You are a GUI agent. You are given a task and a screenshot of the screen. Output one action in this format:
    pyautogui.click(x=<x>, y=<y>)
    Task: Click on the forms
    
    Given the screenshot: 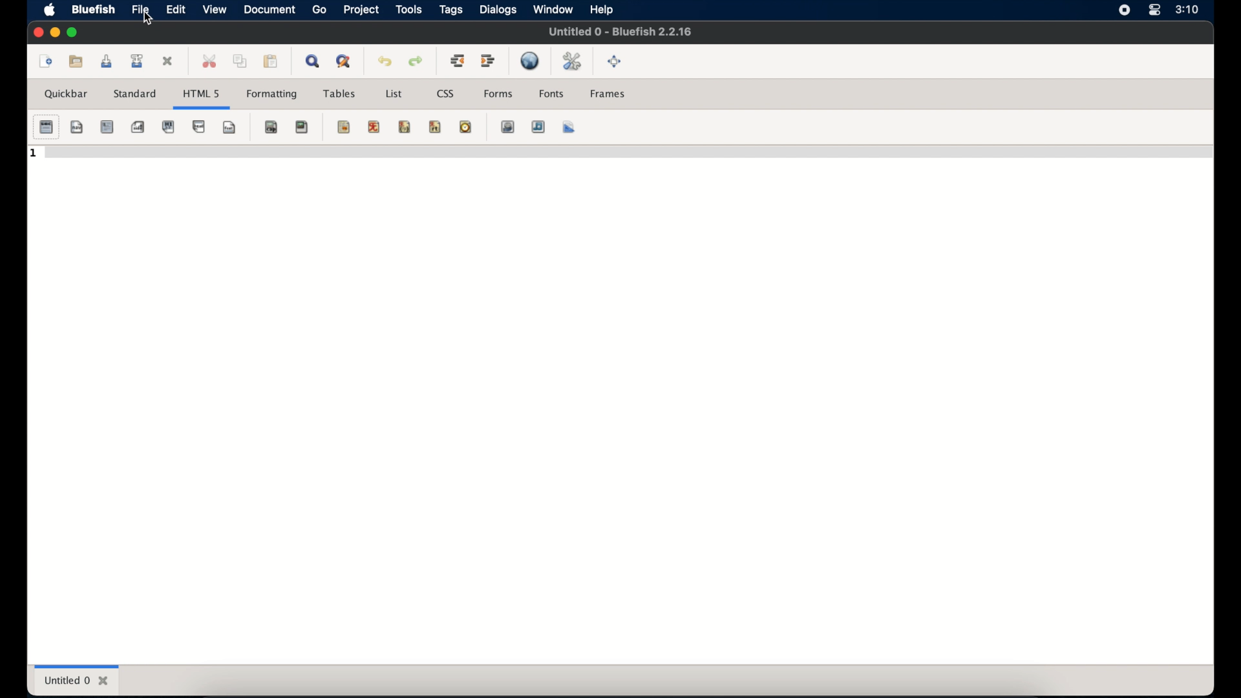 What is the action you would take?
    pyautogui.click(x=498, y=93)
    